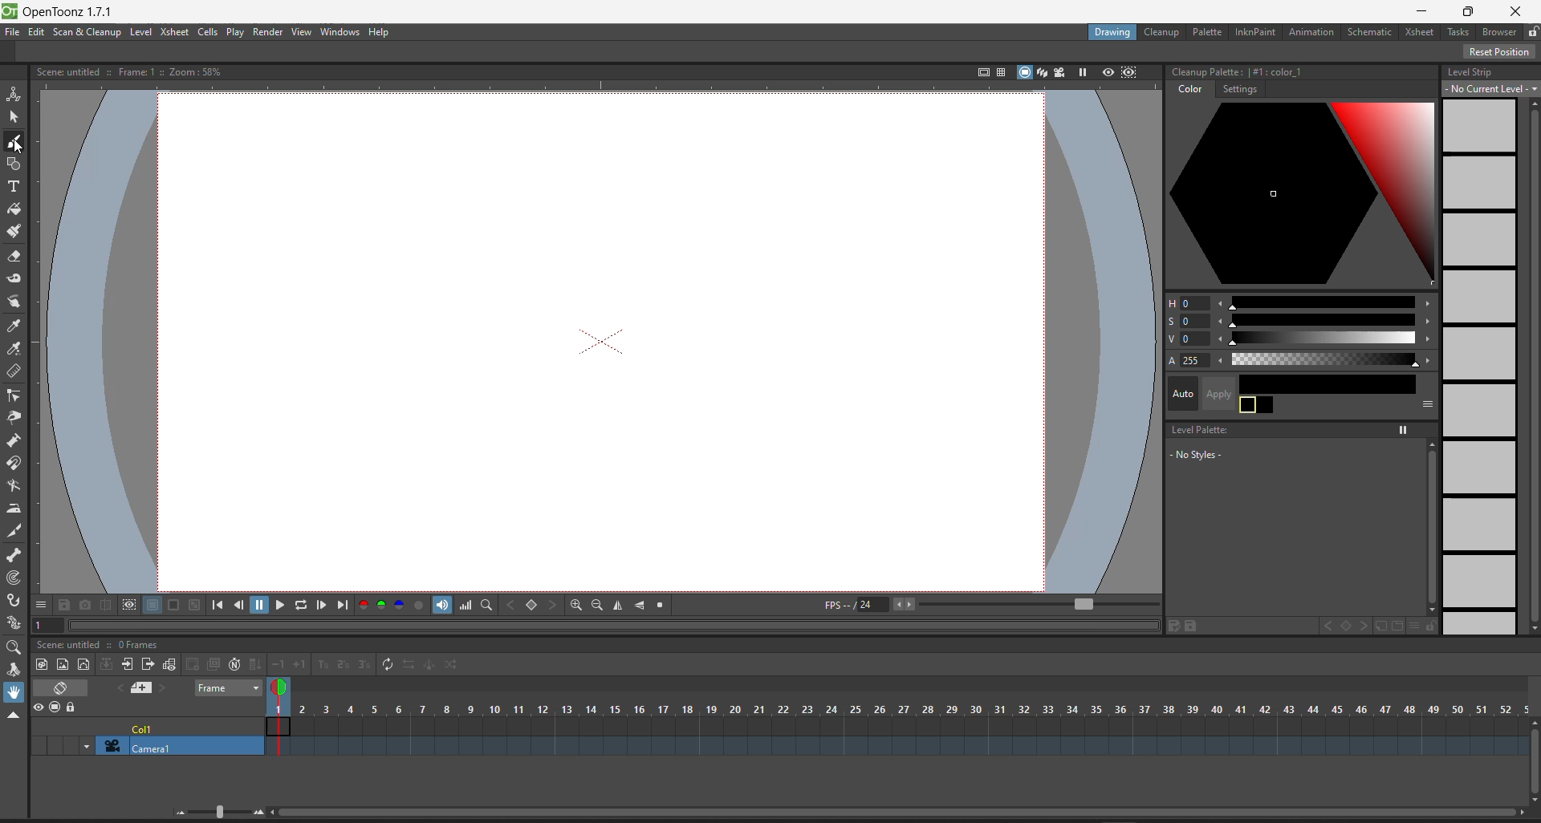 This screenshot has height=823, width=1541. Describe the element at coordinates (1185, 302) in the screenshot. I see `hue` at that location.